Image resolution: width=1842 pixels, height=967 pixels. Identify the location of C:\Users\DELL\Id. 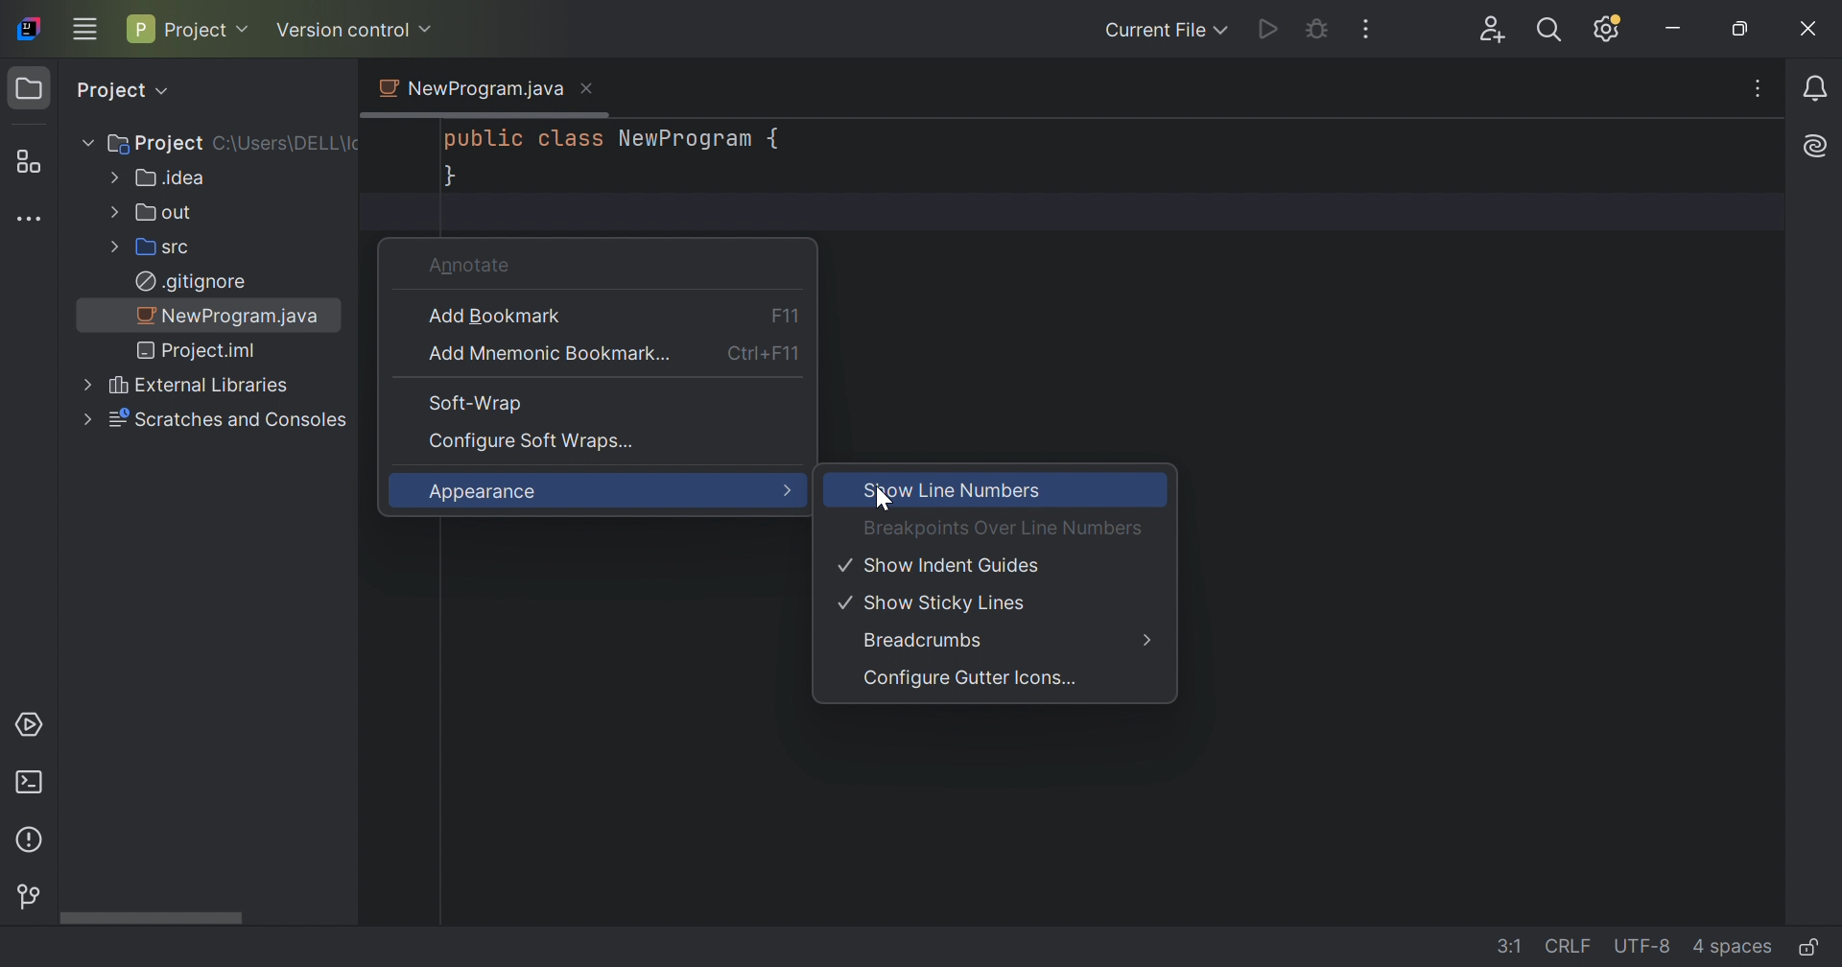
(287, 146).